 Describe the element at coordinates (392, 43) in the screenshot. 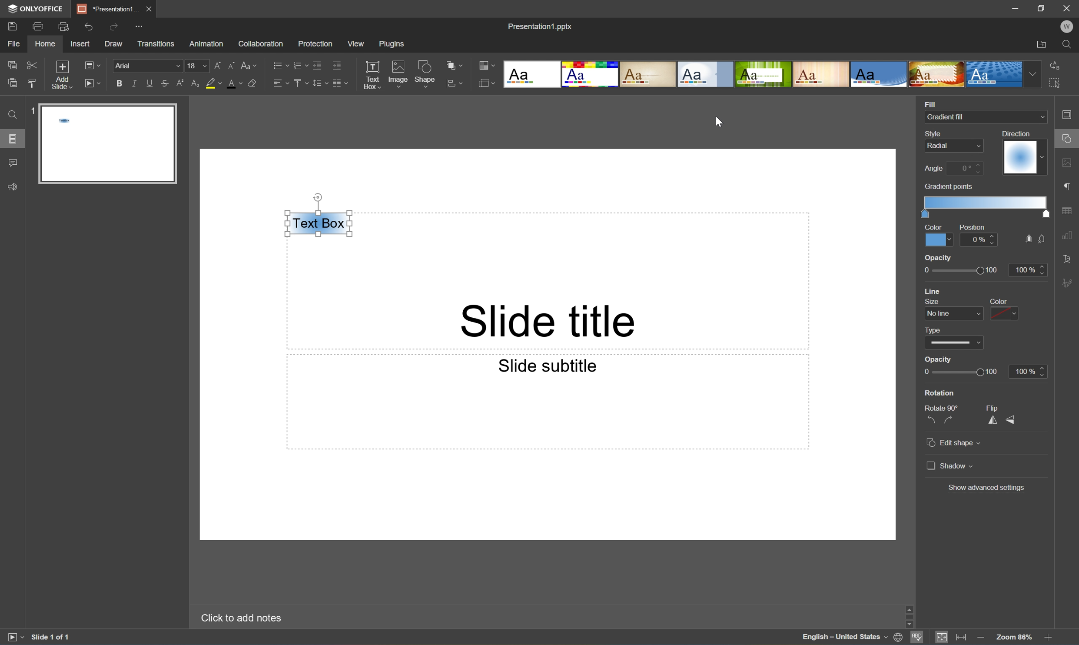

I see `Plugins` at that location.